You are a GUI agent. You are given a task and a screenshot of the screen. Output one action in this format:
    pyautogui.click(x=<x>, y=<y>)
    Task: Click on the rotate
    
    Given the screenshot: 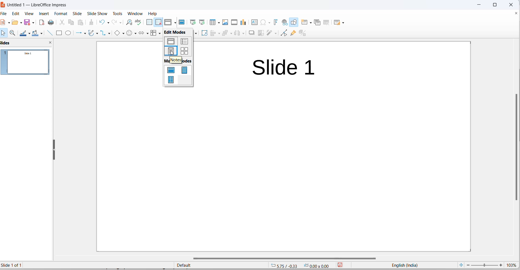 What is the action you would take?
    pyautogui.click(x=206, y=33)
    